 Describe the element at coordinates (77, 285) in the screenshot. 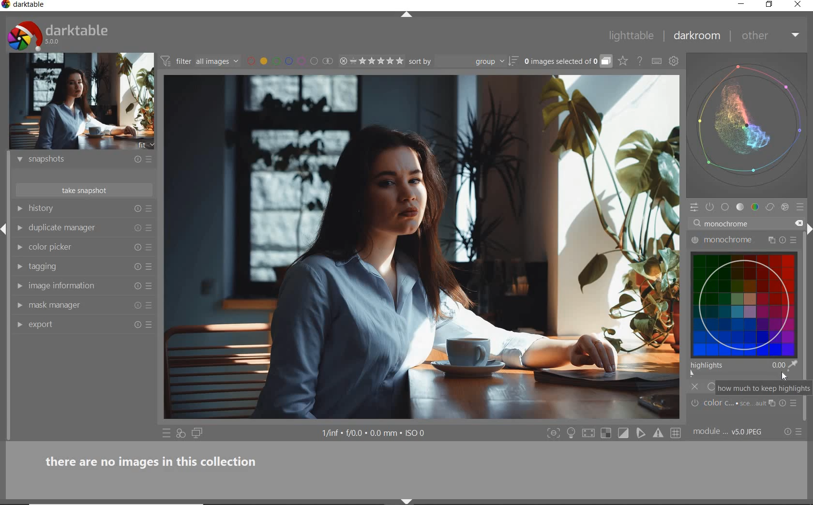

I see `image information` at that location.